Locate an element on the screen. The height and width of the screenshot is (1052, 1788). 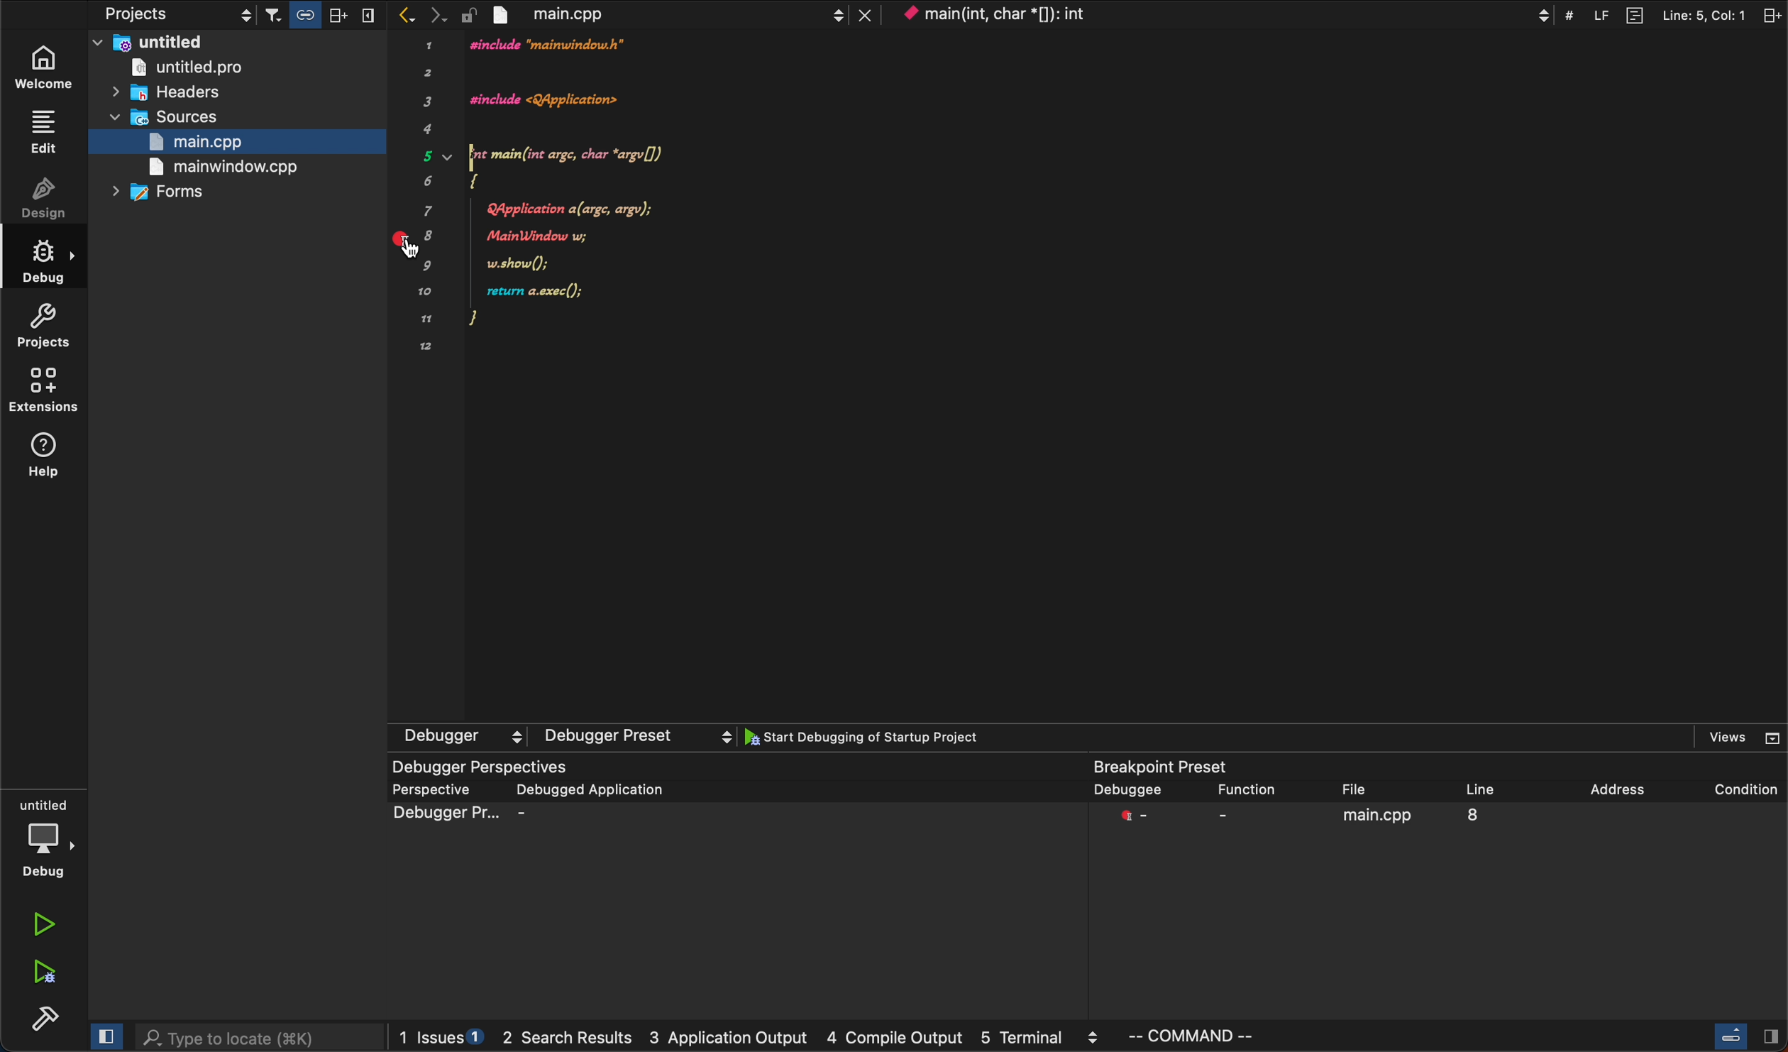
issues is located at coordinates (440, 1036).